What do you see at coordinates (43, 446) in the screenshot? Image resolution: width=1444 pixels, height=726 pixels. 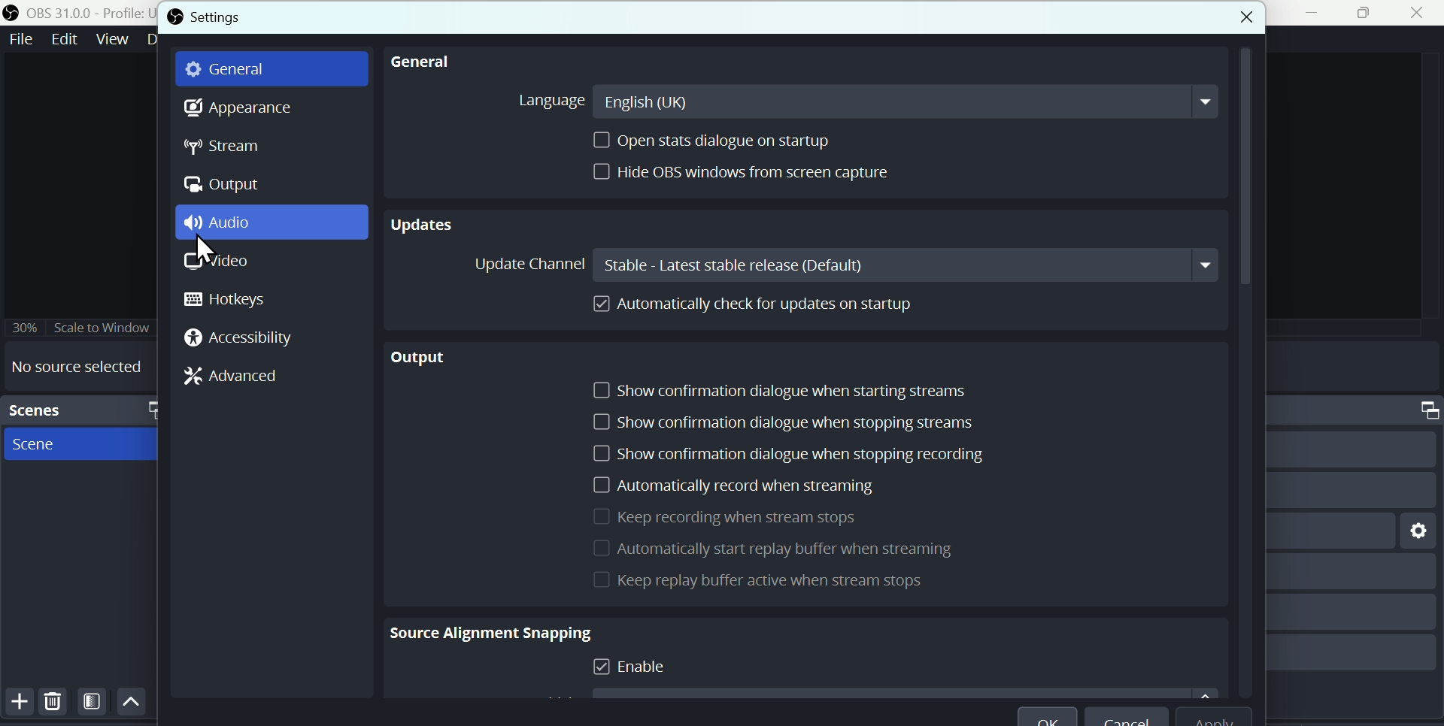 I see `Scene` at bounding box center [43, 446].